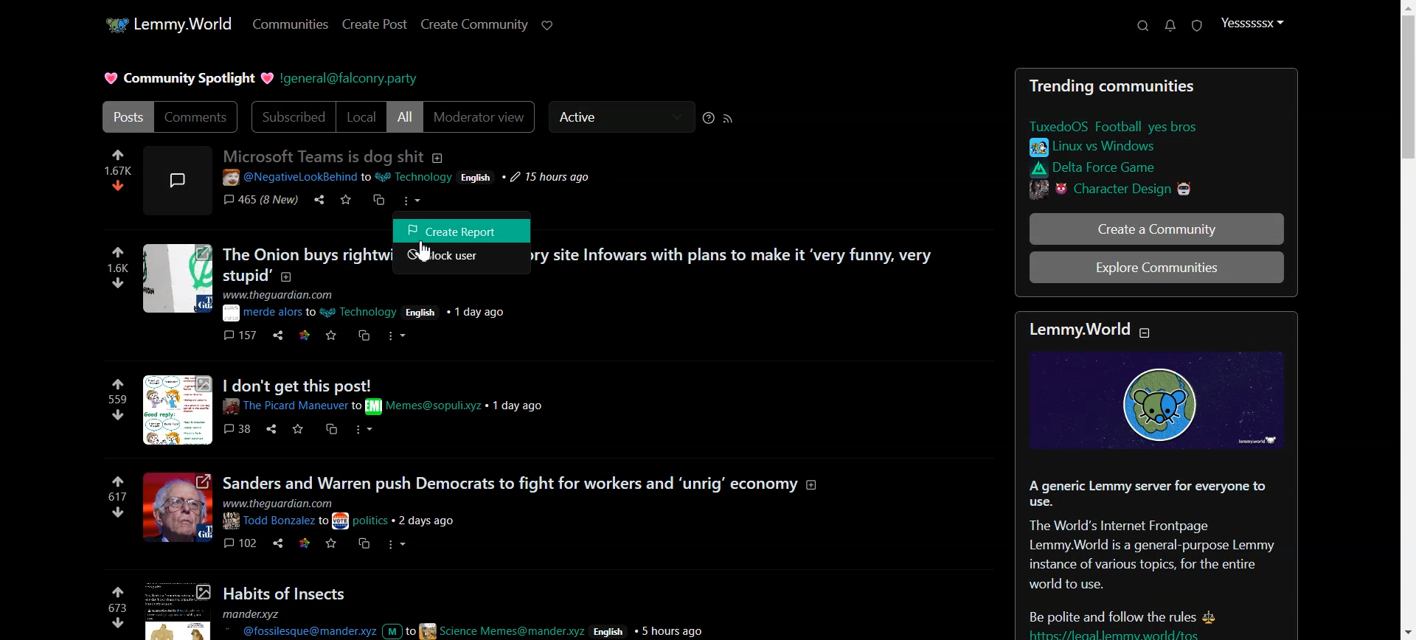  I want to click on numbers, so click(118, 268).